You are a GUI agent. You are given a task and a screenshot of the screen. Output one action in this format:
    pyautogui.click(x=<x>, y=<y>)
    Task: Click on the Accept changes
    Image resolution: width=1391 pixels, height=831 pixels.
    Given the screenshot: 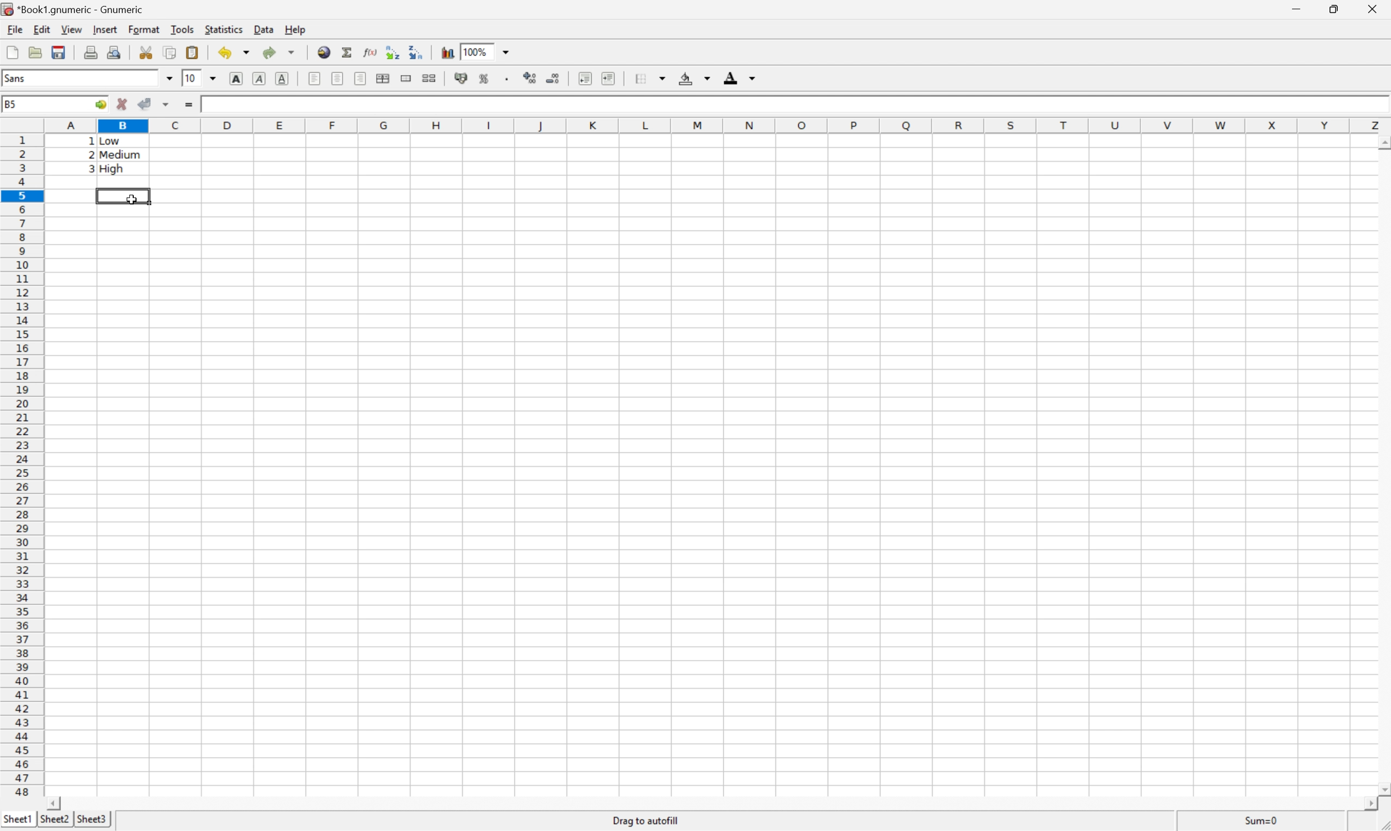 What is the action you would take?
    pyautogui.click(x=146, y=103)
    